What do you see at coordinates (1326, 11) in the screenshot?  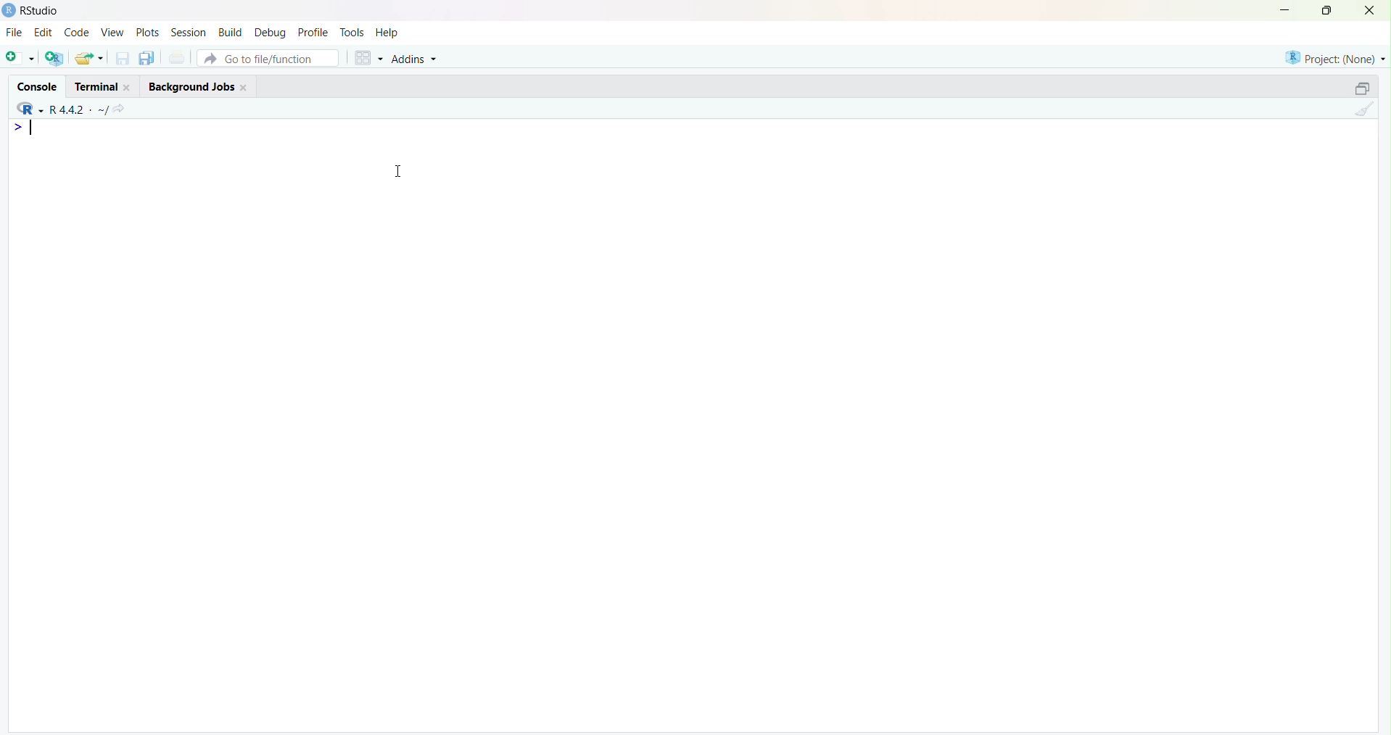 I see `Maximize` at bounding box center [1326, 11].